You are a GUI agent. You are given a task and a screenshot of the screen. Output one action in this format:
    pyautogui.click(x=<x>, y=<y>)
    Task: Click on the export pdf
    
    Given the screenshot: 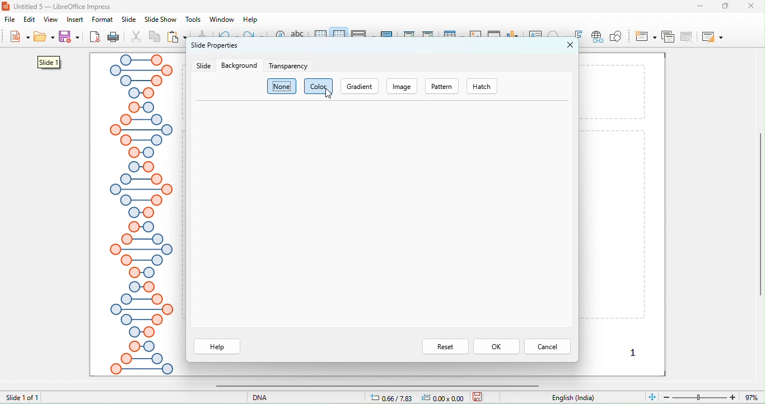 What is the action you would take?
    pyautogui.click(x=95, y=37)
    